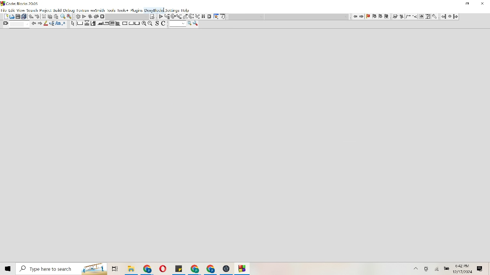  I want to click on Print and duplicate, so click(21, 16).